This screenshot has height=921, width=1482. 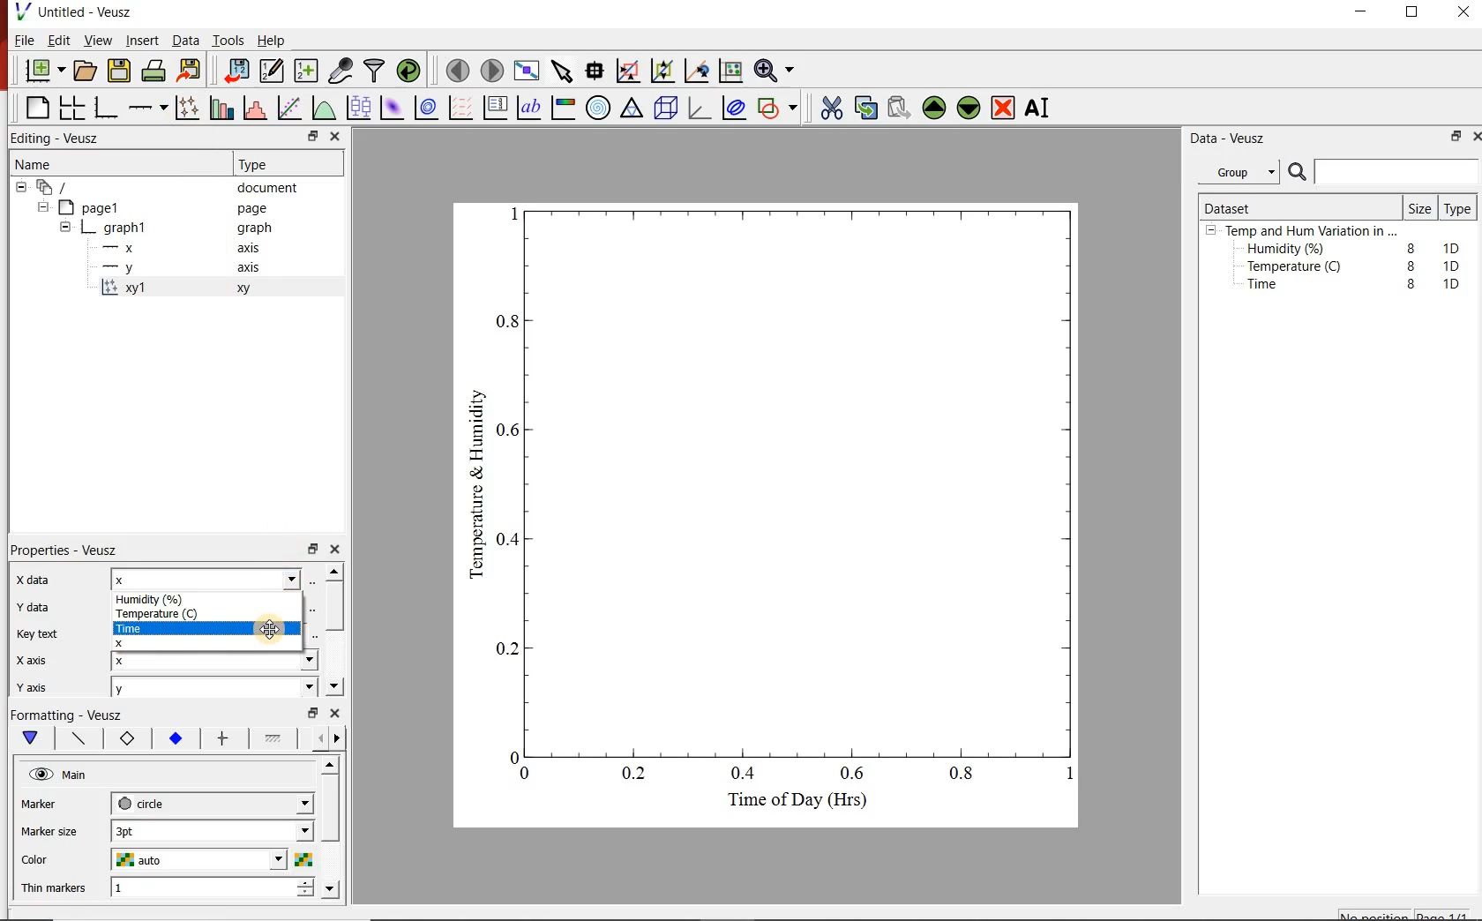 I want to click on 3d graph, so click(x=702, y=110).